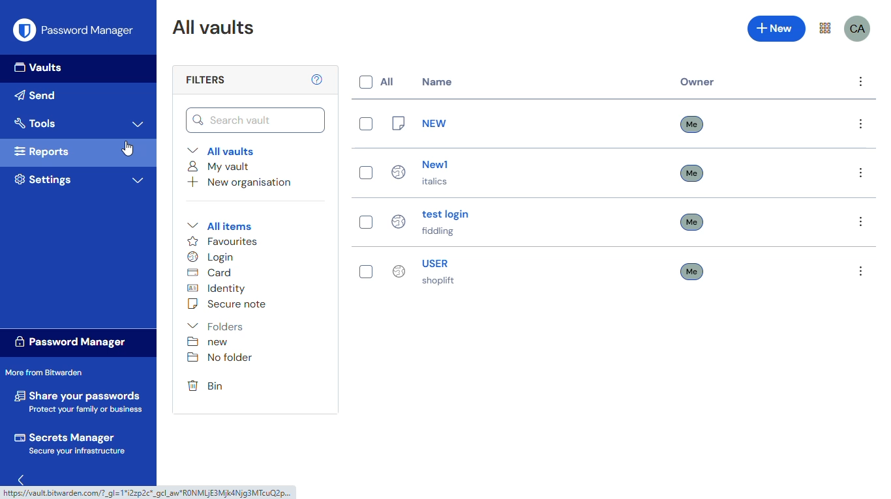 This screenshot has height=499, width=891. Describe the element at coordinates (425, 272) in the screenshot. I see `user shoplift` at that location.